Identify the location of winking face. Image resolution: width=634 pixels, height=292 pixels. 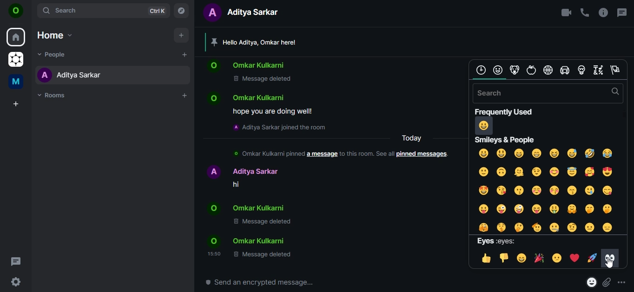
(536, 171).